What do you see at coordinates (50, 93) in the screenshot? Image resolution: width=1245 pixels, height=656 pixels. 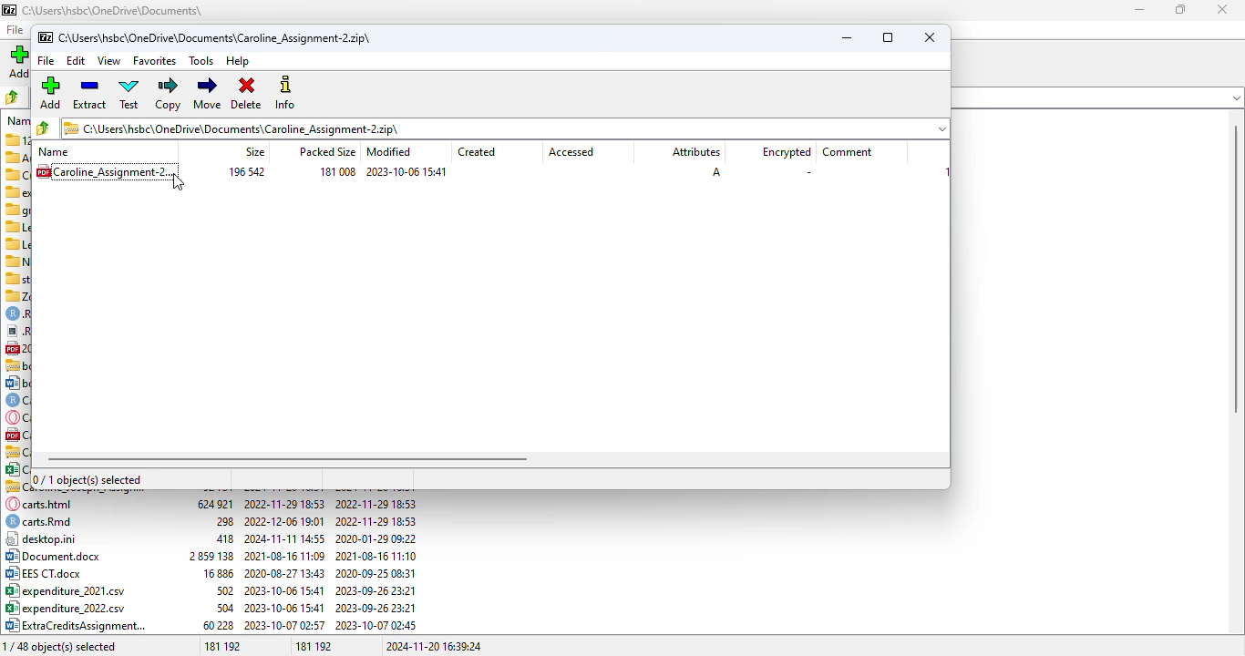 I see `add` at bounding box center [50, 93].